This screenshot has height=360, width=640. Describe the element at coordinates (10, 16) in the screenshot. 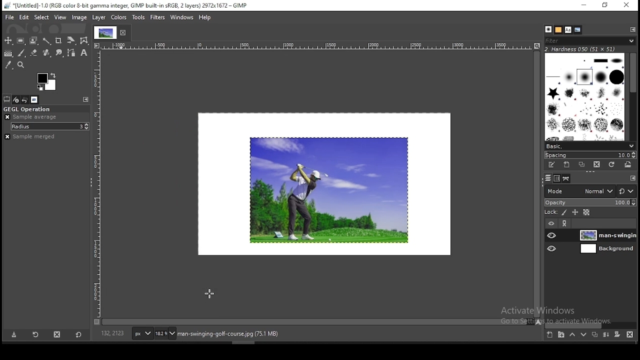

I see `file` at that location.